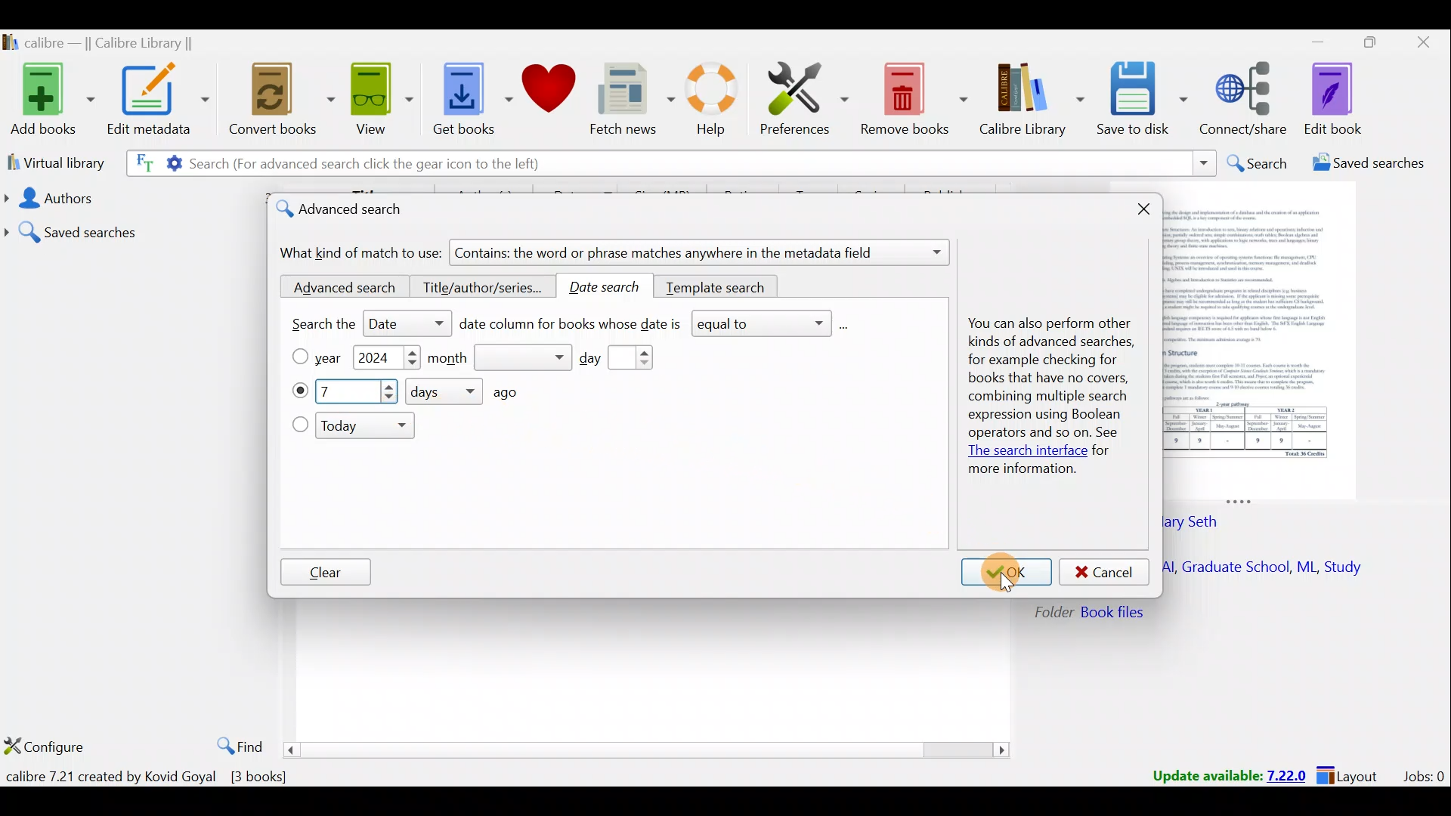  Describe the element at coordinates (45, 748) in the screenshot. I see `Configure` at that location.